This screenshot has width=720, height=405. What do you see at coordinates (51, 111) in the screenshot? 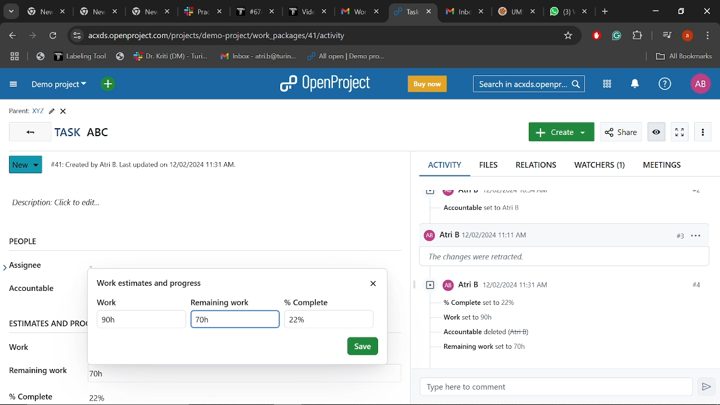
I see `Edit` at bounding box center [51, 111].